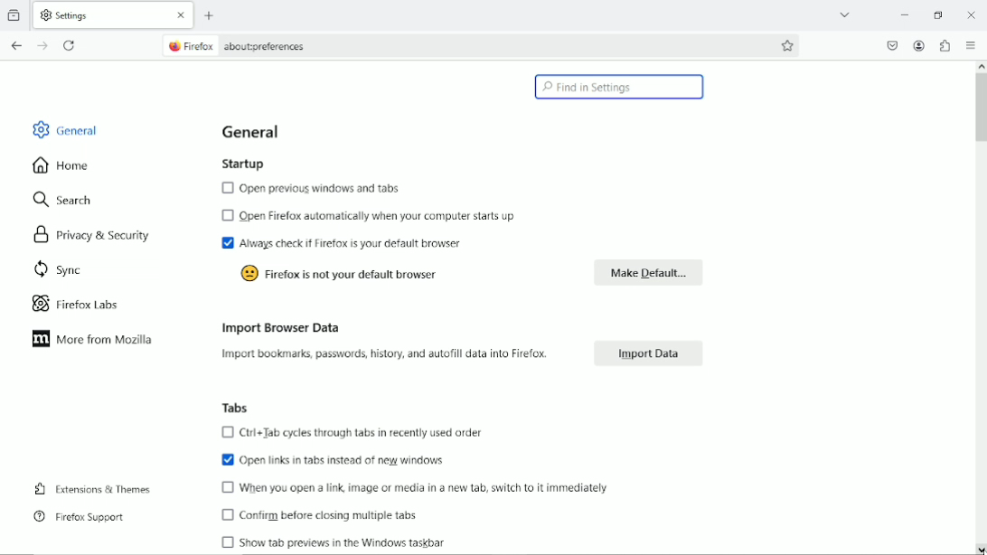  What do you see at coordinates (234, 407) in the screenshot?
I see `Tabs` at bounding box center [234, 407].